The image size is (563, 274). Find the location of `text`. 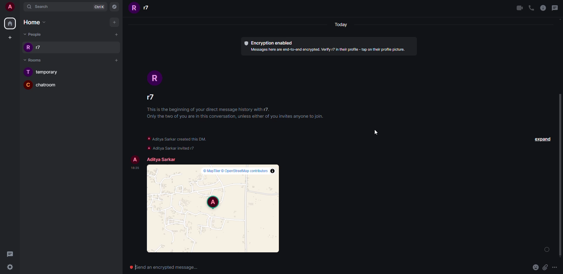

text is located at coordinates (325, 50).